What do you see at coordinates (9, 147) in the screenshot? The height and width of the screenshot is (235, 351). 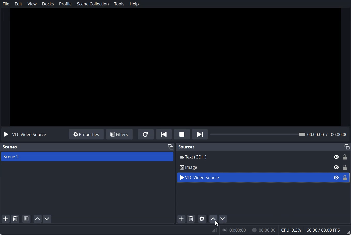 I see `Text` at bounding box center [9, 147].